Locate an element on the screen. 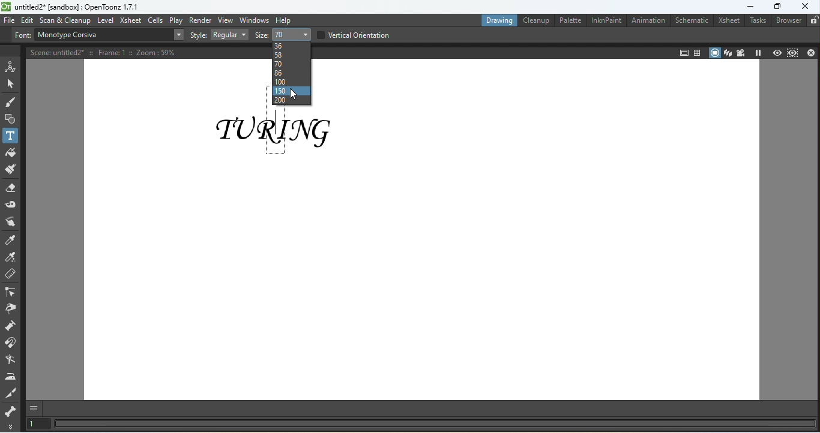 This screenshot has width=820, height=433. Help is located at coordinates (285, 20).